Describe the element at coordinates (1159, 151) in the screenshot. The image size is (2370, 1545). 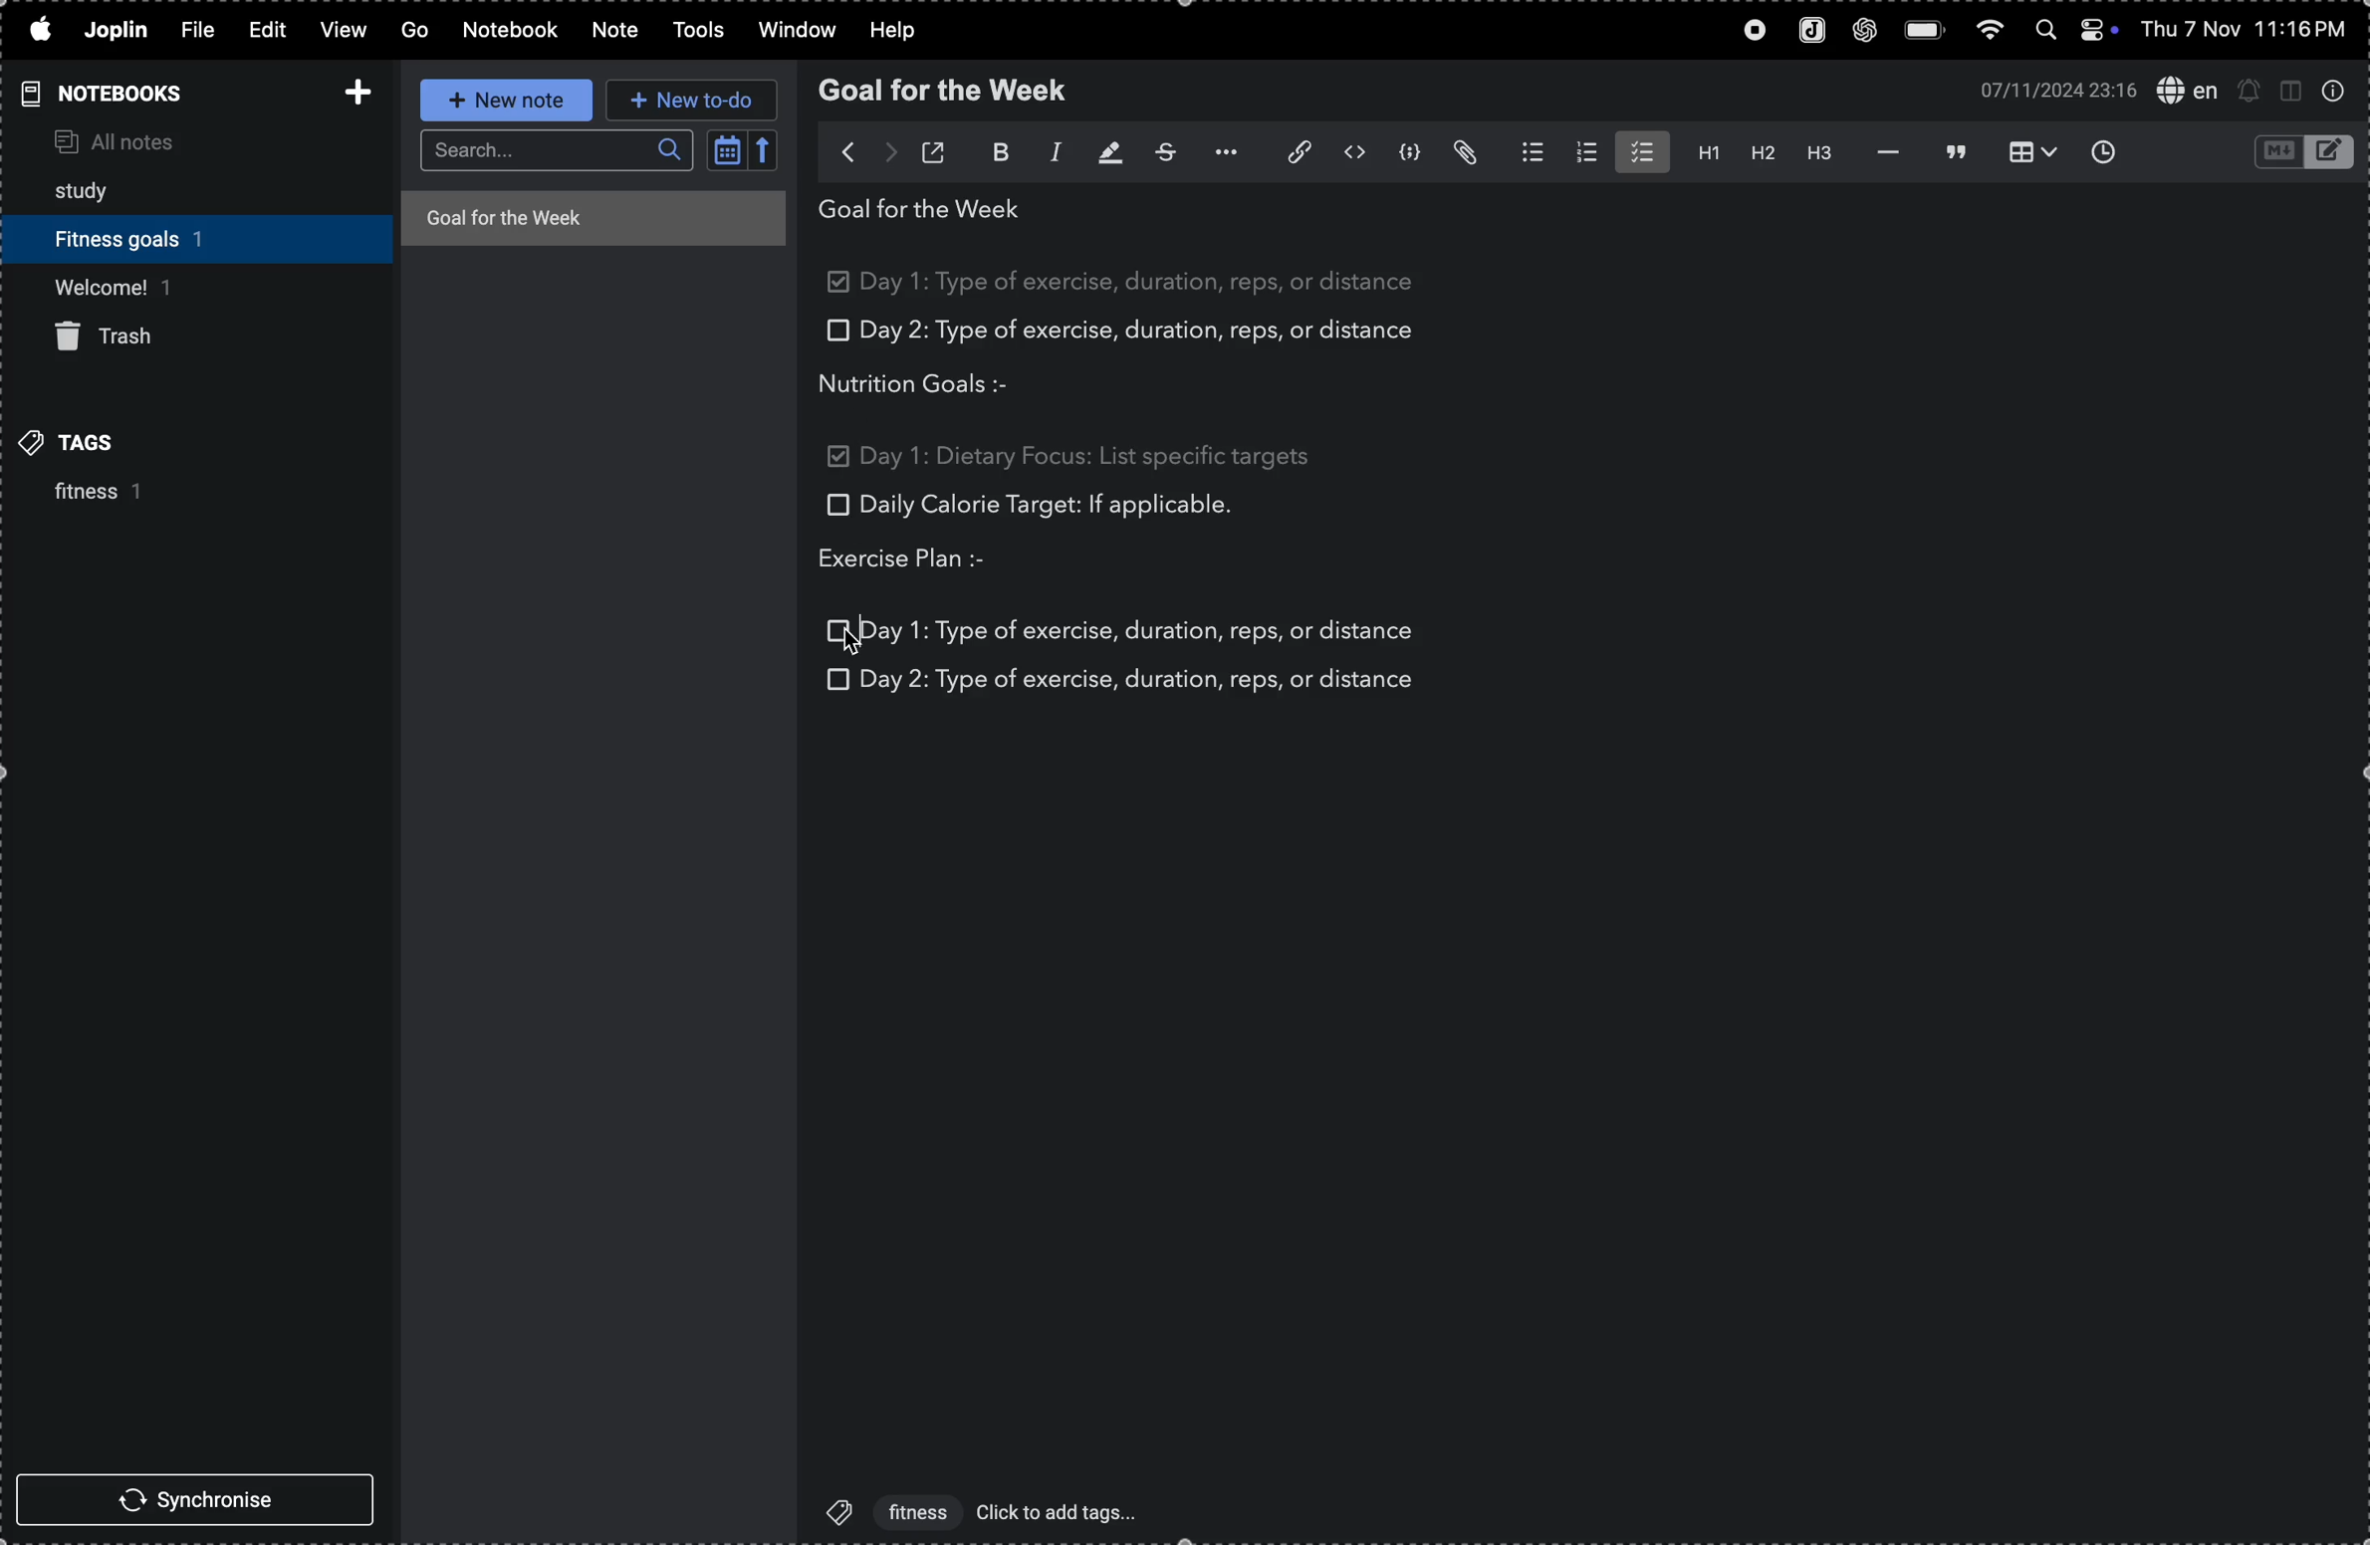
I see `strike through` at that location.